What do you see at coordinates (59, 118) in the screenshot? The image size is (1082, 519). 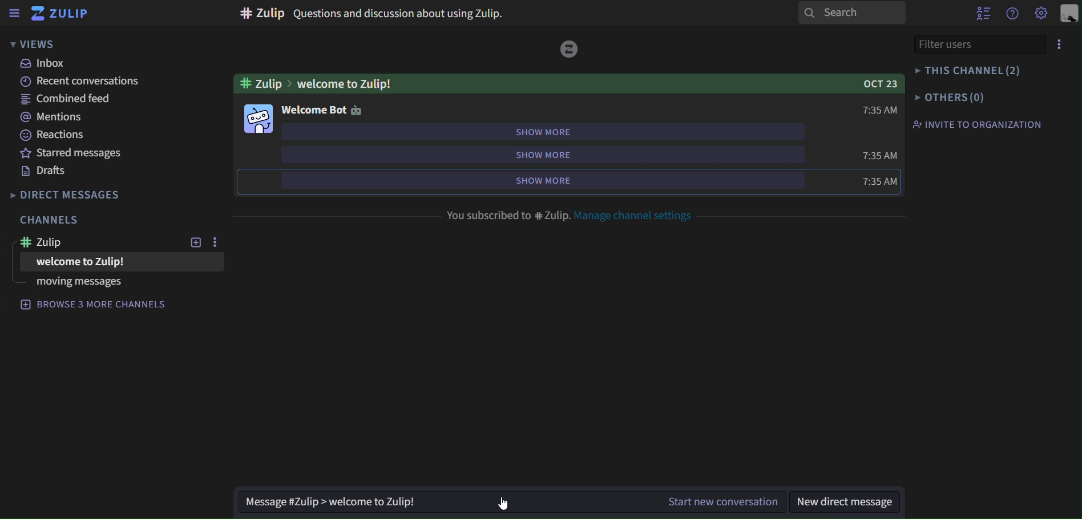 I see `mentions` at bounding box center [59, 118].